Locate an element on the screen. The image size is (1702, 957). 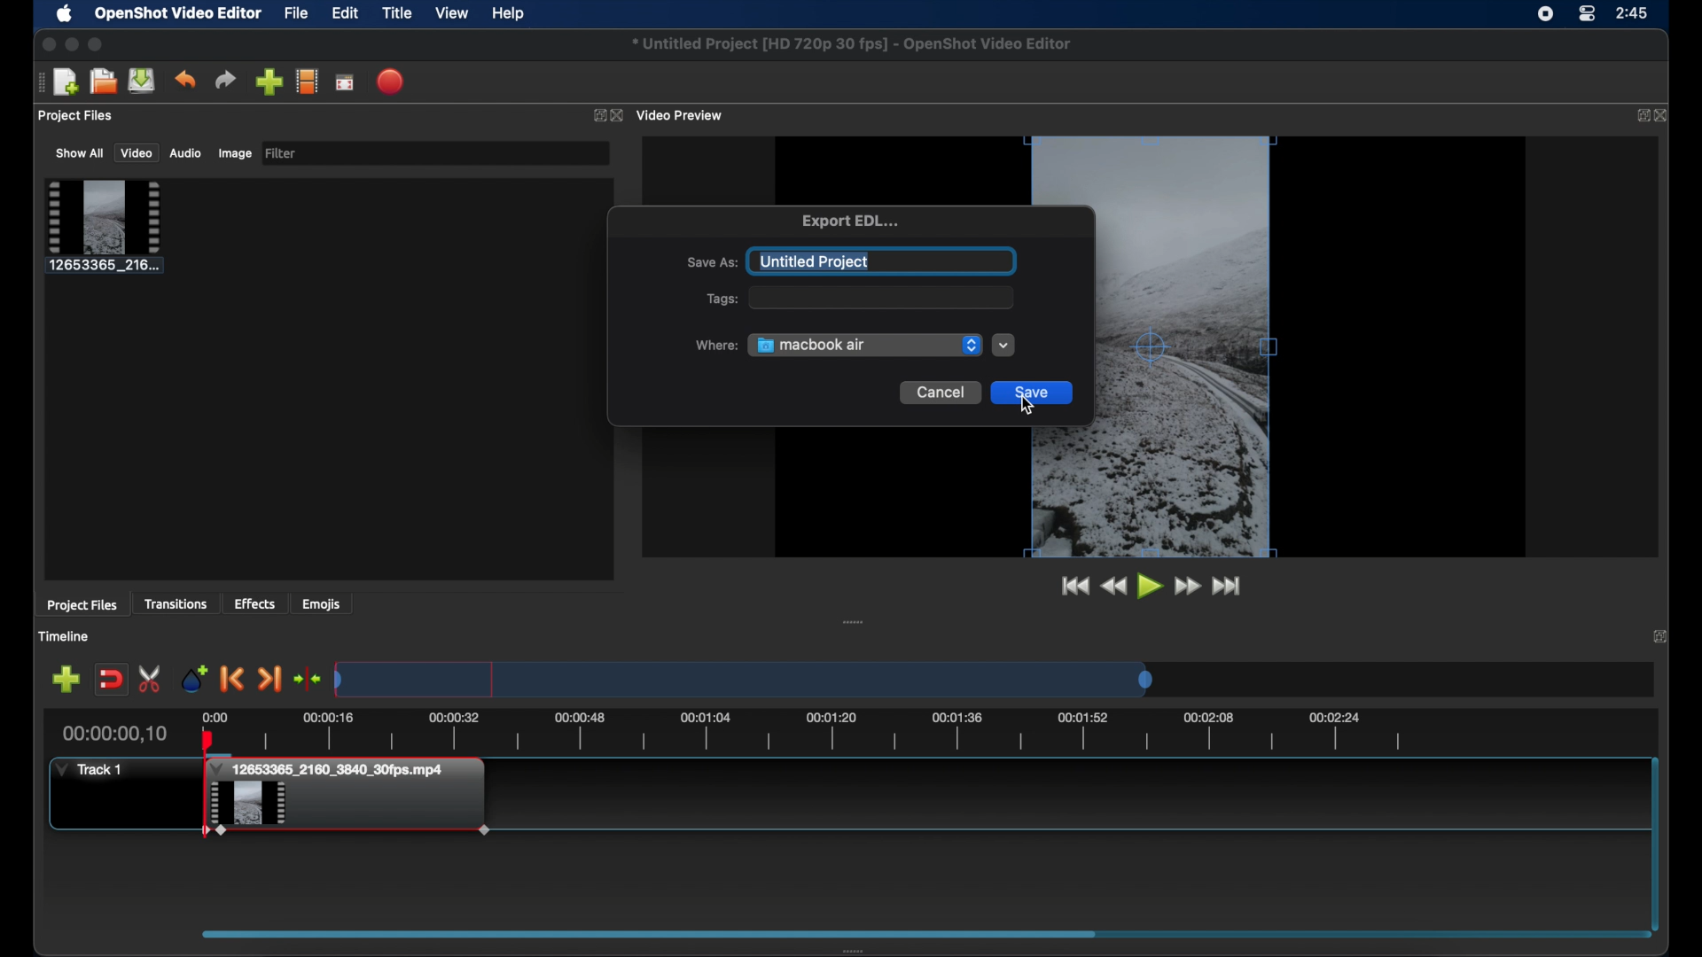
project files is located at coordinates (83, 606).